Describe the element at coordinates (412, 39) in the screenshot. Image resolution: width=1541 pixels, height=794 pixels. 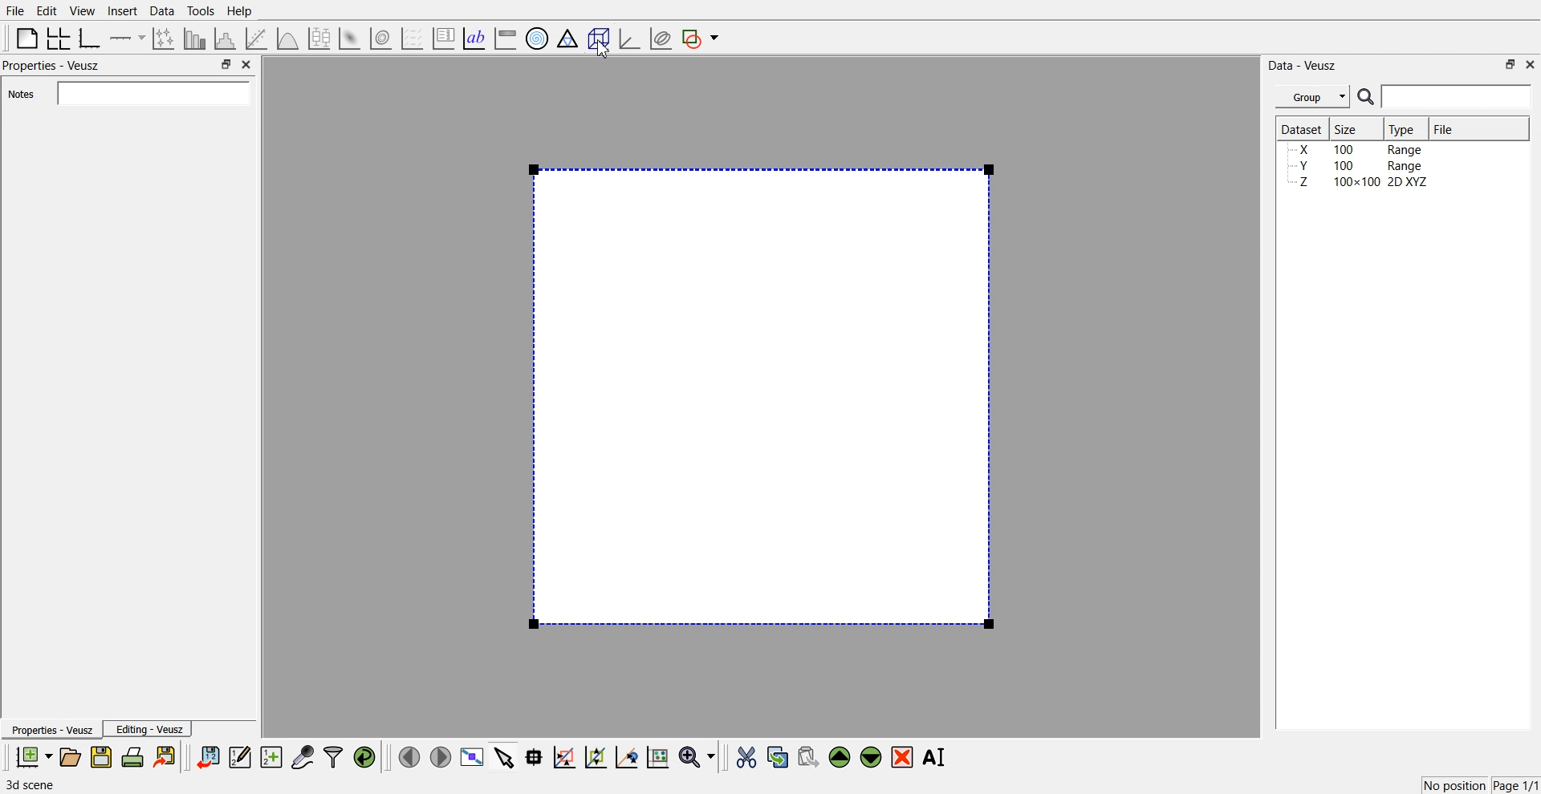
I see `Plot a vector field` at that location.